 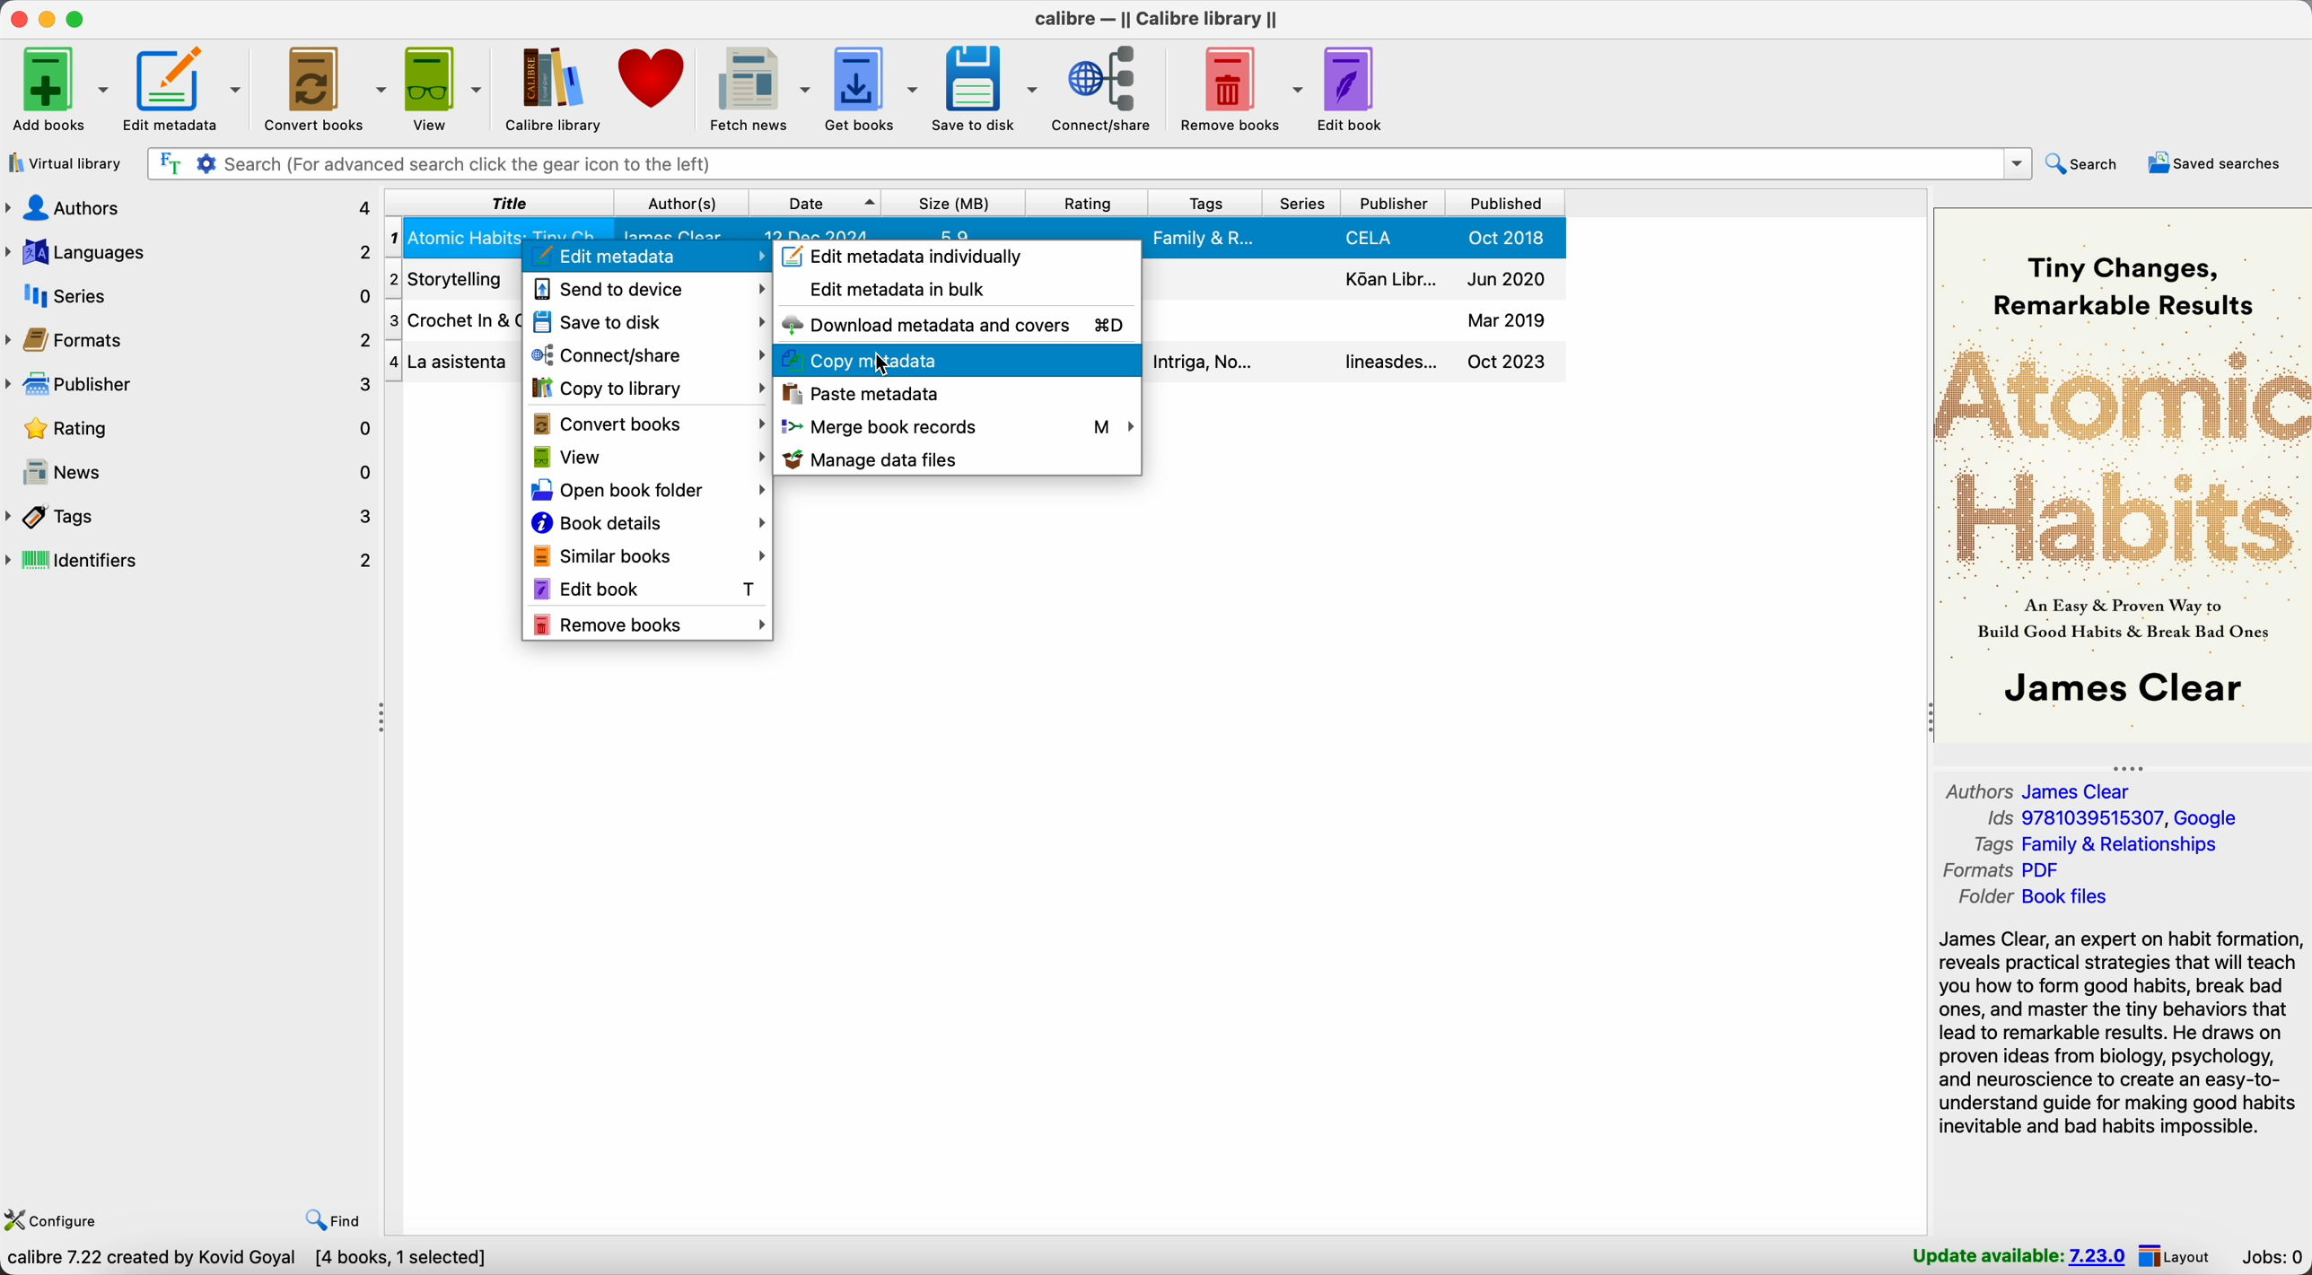 What do you see at coordinates (1355, 362) in the screenshot?
I see `la asistenta book details` at bounding box center [1355, 362].